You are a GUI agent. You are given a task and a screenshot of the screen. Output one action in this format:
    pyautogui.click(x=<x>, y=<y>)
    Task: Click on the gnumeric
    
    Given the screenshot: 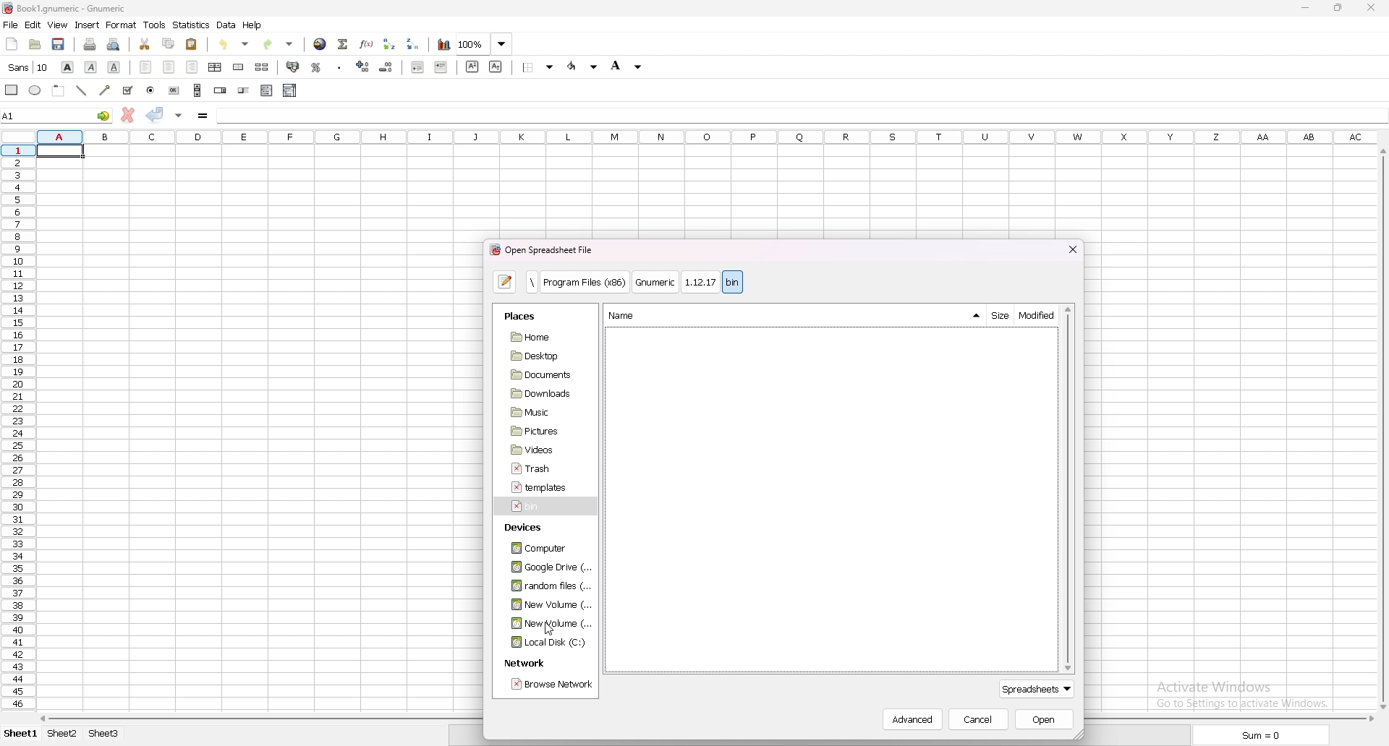 What is the action you would take?
    pyautogui.click(x=655, y=283)
    